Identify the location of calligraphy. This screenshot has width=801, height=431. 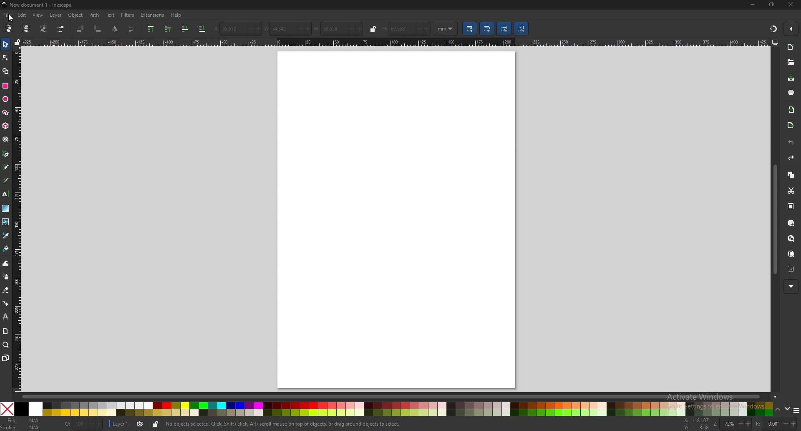
(5, 180).